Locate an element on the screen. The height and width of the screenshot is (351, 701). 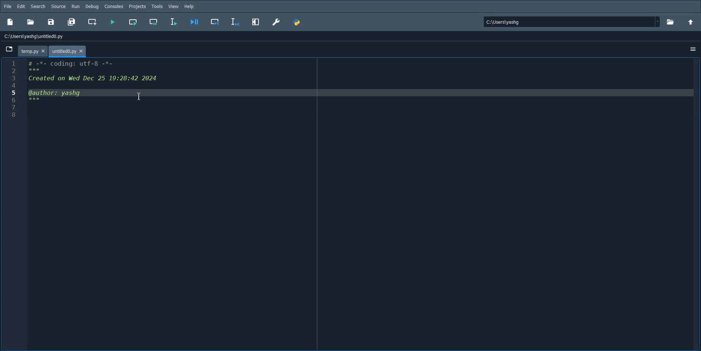
Run is located at coordinates (76, 7).